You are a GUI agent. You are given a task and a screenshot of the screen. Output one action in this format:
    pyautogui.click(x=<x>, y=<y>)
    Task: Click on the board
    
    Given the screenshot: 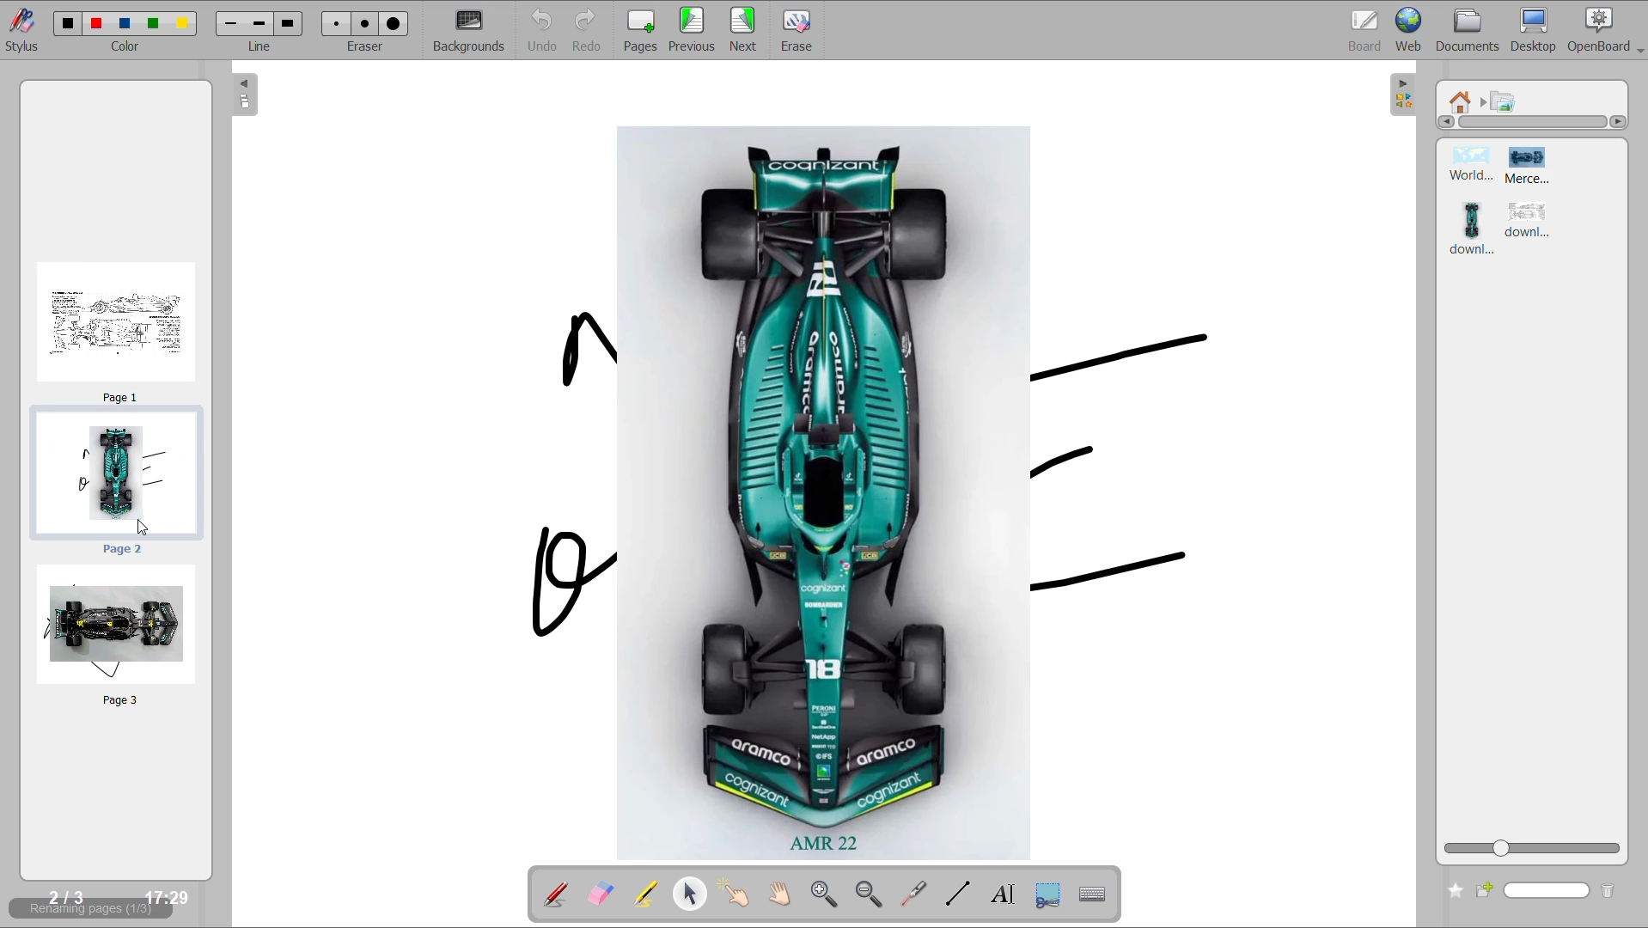 What is the action you would take?
    pyautogui.click(x=1366, y=27)
    